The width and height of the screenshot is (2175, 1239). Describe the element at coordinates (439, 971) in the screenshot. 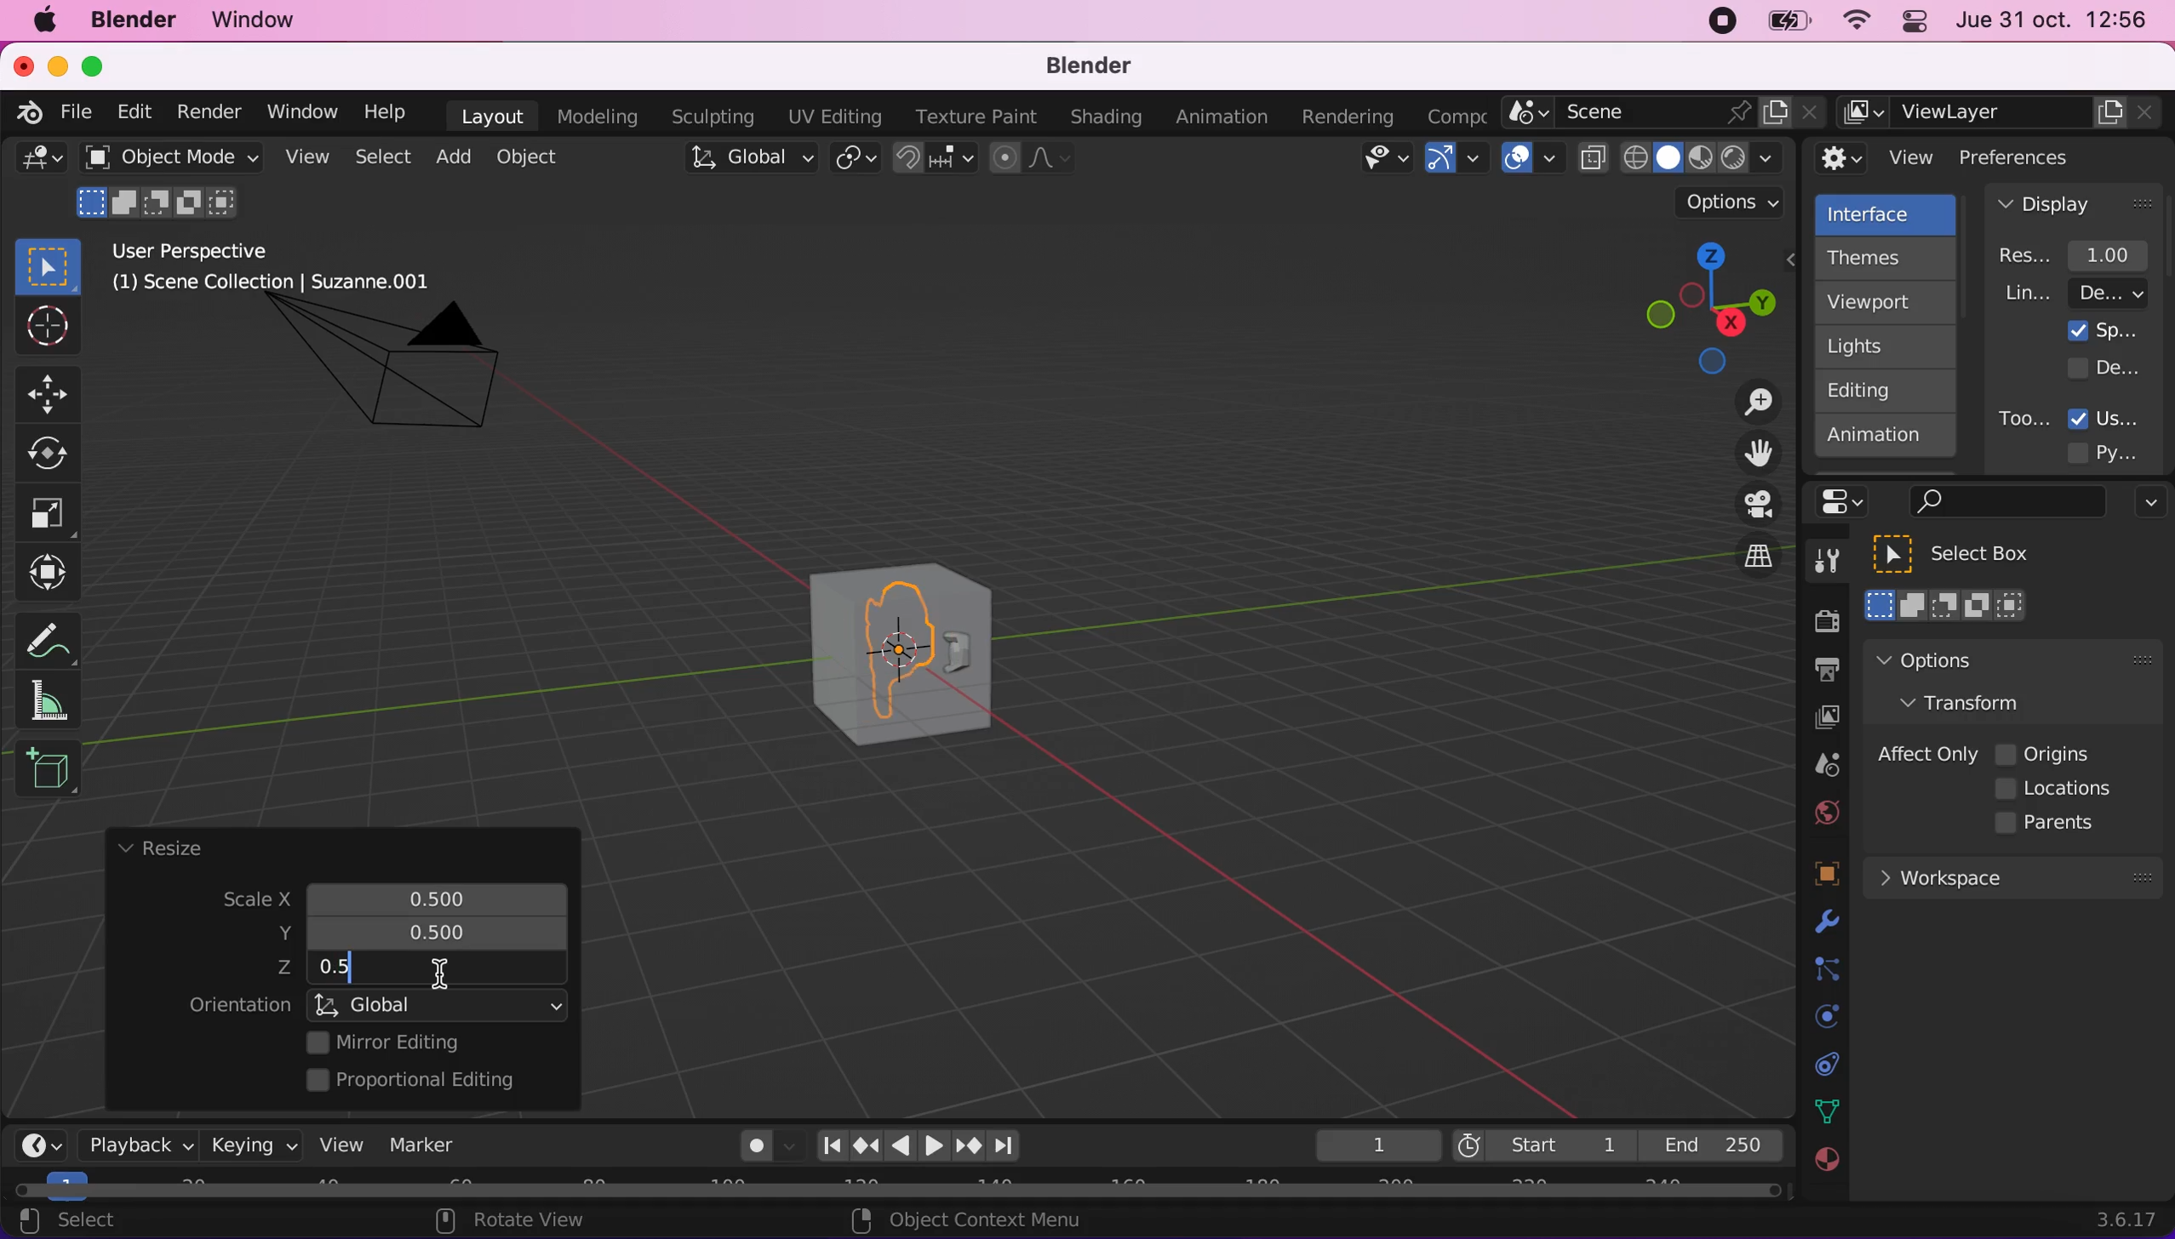

I see `cursor` at that location.